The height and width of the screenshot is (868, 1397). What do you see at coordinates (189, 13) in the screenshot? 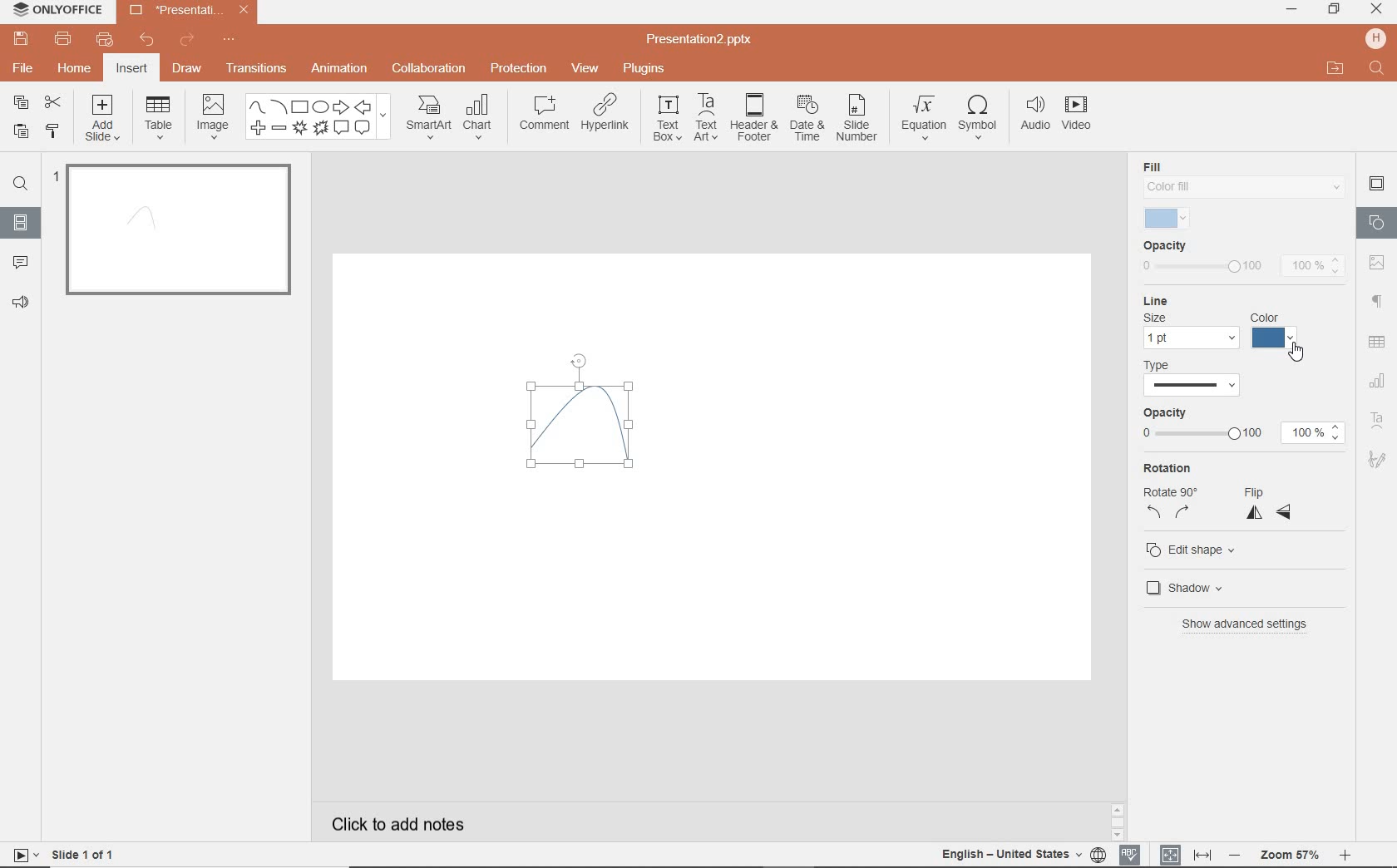
I see `Presentation2.pptx` at bounding box center [189, 13].